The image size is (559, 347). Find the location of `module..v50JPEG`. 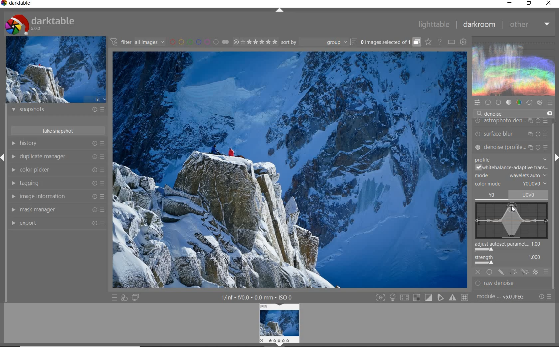

module..v50JPEG is located at coordinates (502, 297).